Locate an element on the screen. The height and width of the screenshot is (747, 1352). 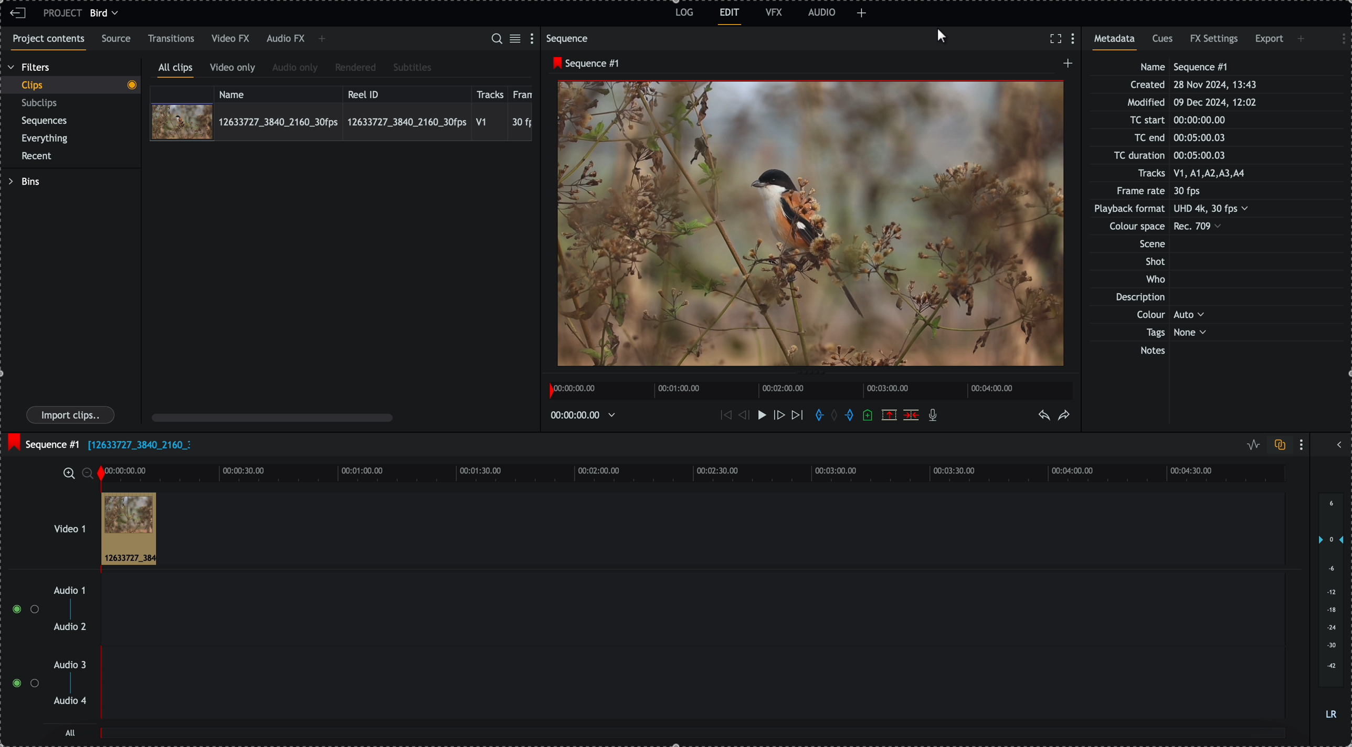
audio 2 is located at coordinates (68, 627).